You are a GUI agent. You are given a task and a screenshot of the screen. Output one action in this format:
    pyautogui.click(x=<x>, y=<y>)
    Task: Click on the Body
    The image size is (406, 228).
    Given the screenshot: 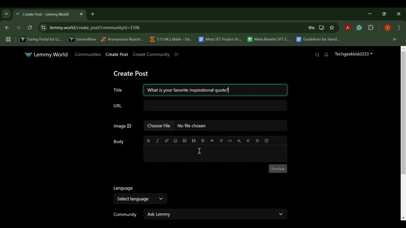 What is the action you would take?
    pyautogui.click(x=120, y=142)
    